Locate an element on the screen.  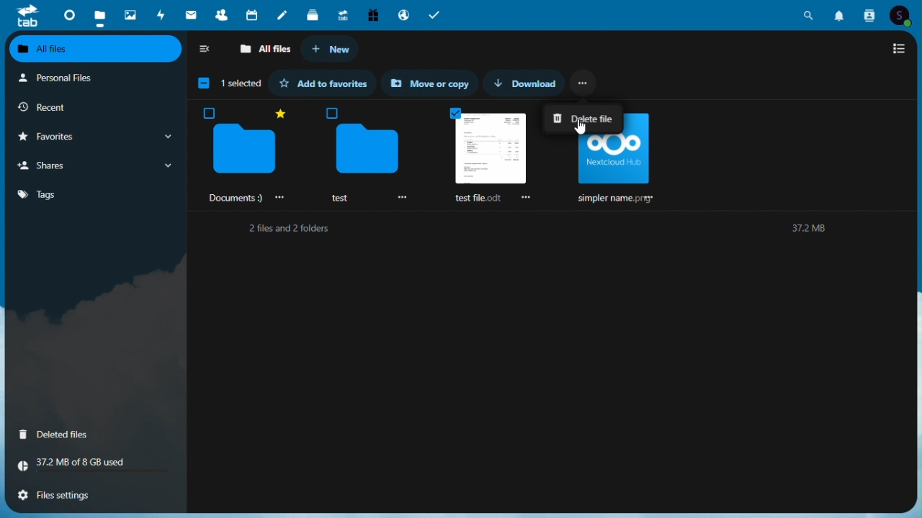
Collap side bar is located at coordinates (206, 51).